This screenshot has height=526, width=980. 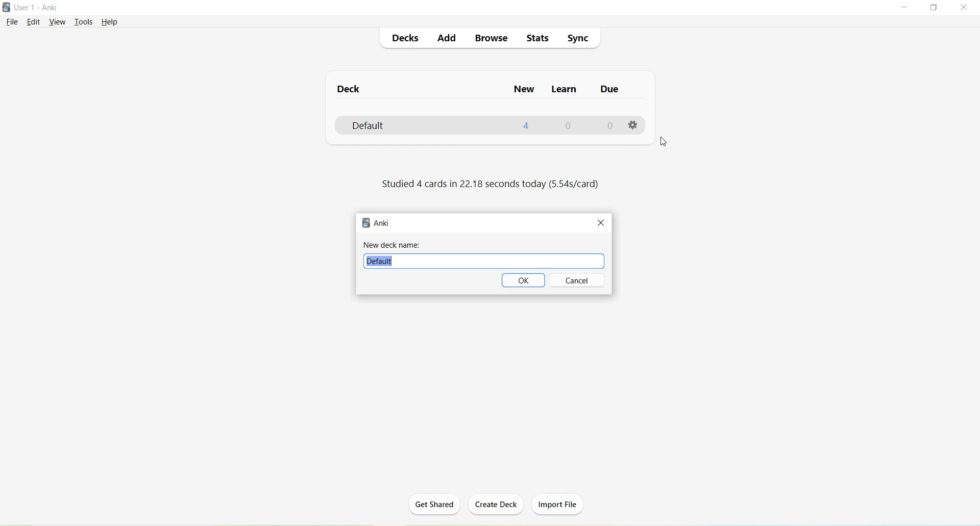 I want to click on Edit, so click(x=33, y=22).